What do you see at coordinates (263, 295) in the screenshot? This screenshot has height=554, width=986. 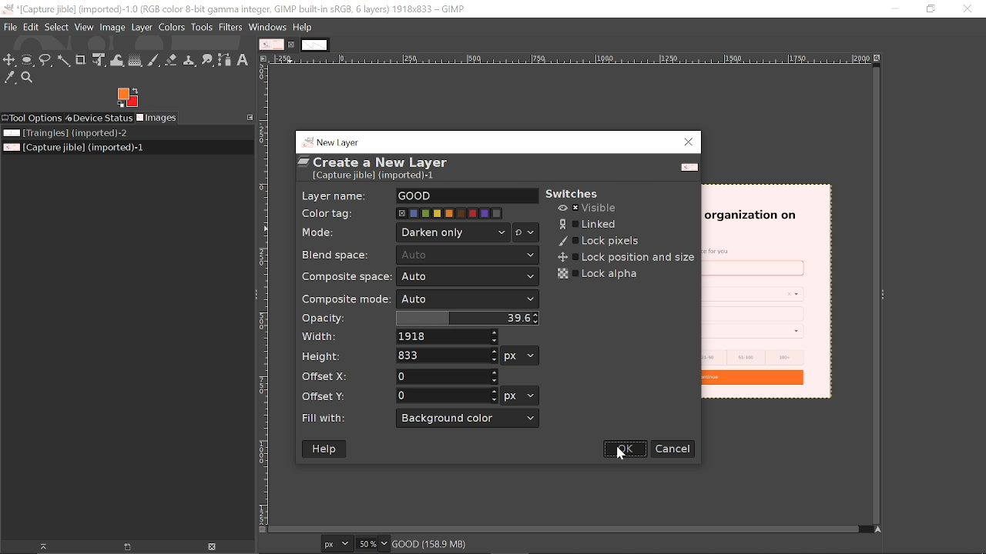 I see `Vertical label` at bounding box center [263, 295].